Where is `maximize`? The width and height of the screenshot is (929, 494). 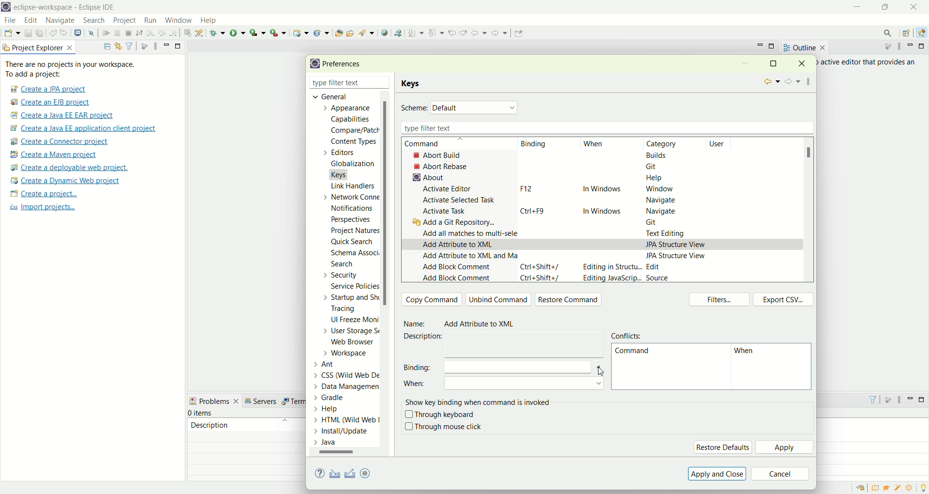
maximize is located at coordinates (773, 47).